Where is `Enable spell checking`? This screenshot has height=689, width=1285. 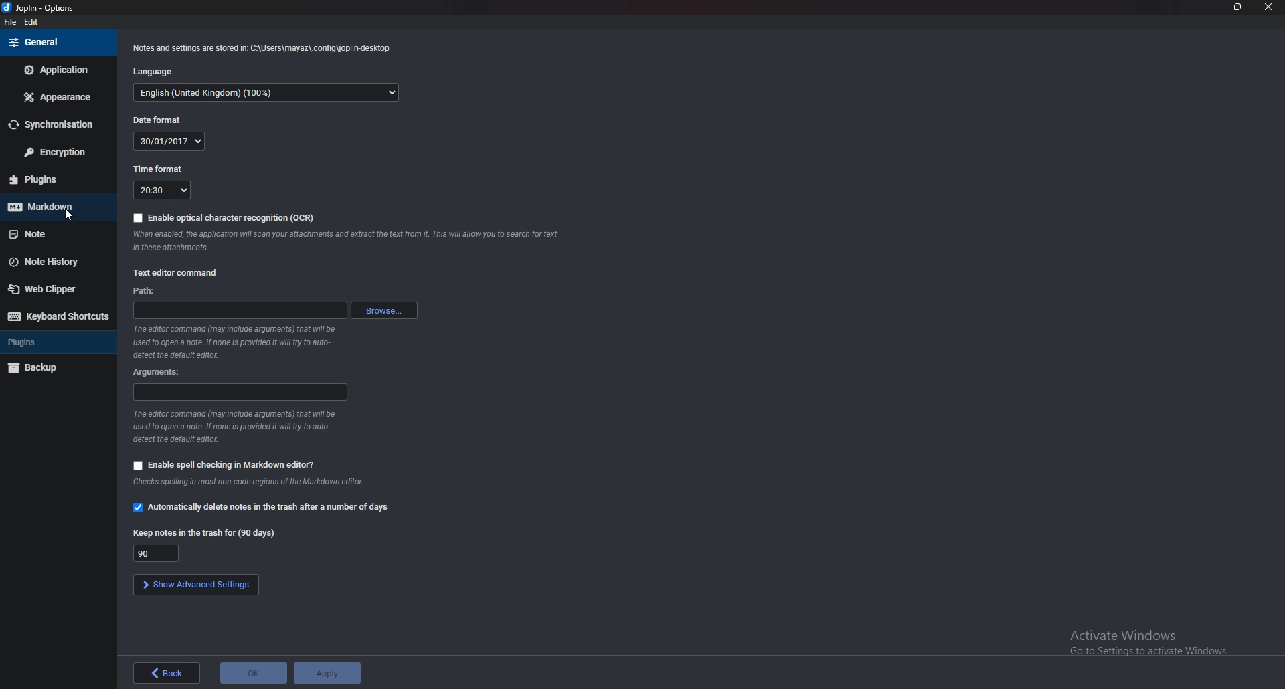
Enable spell checking is located at coordinates (225, 464).